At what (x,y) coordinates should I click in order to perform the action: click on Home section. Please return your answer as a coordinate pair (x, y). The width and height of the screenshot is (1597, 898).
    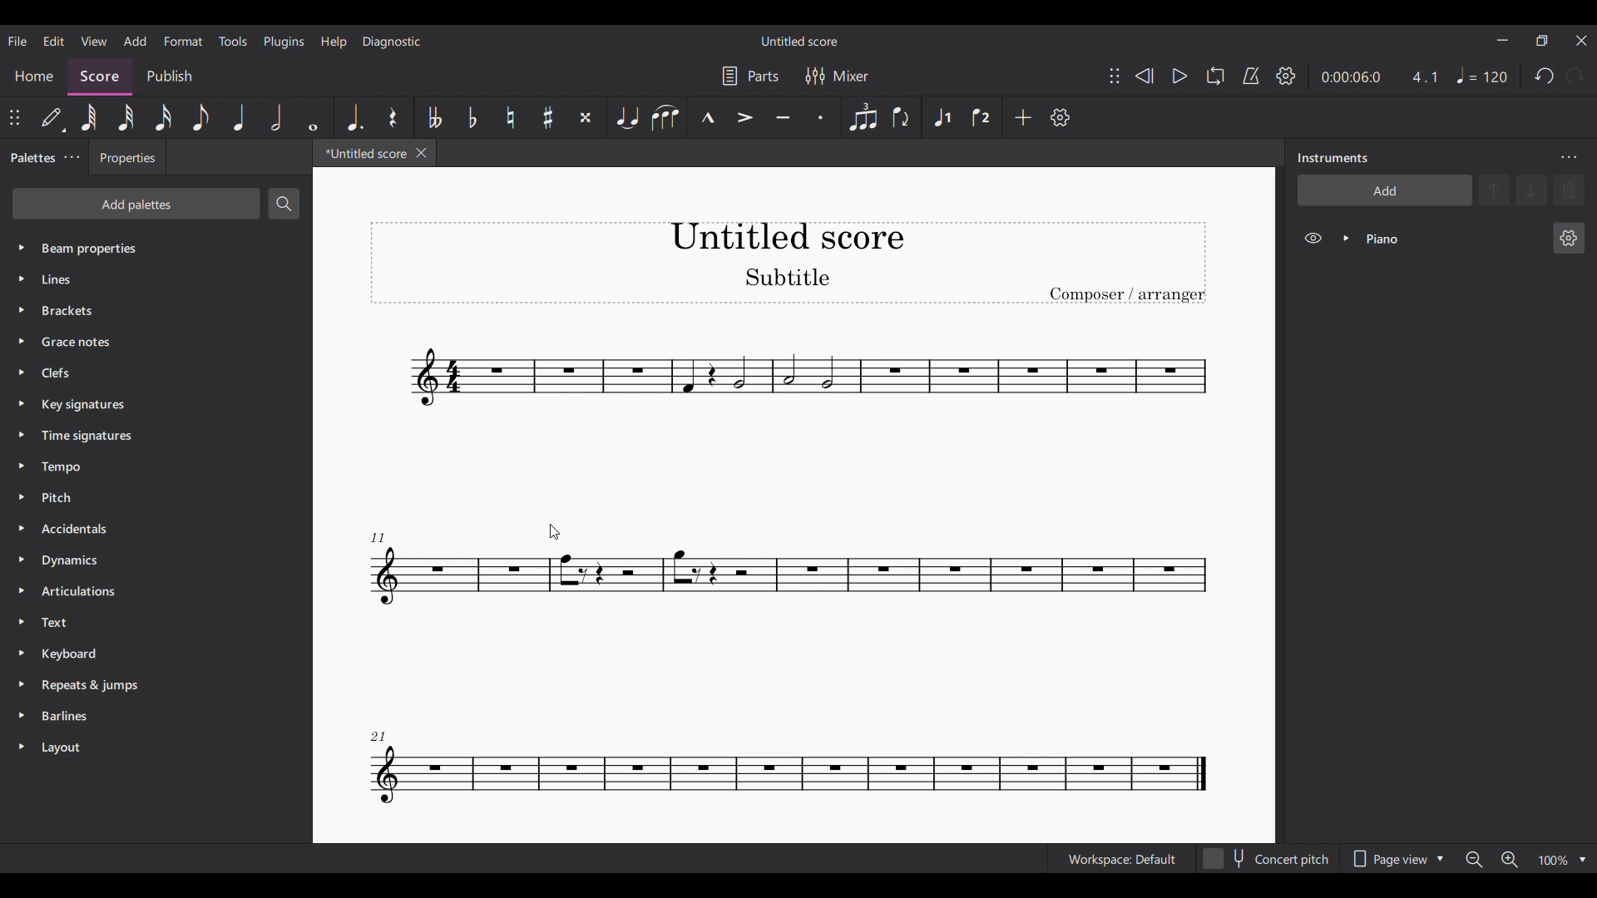
    Looking at the image, I should click on (34, 76).